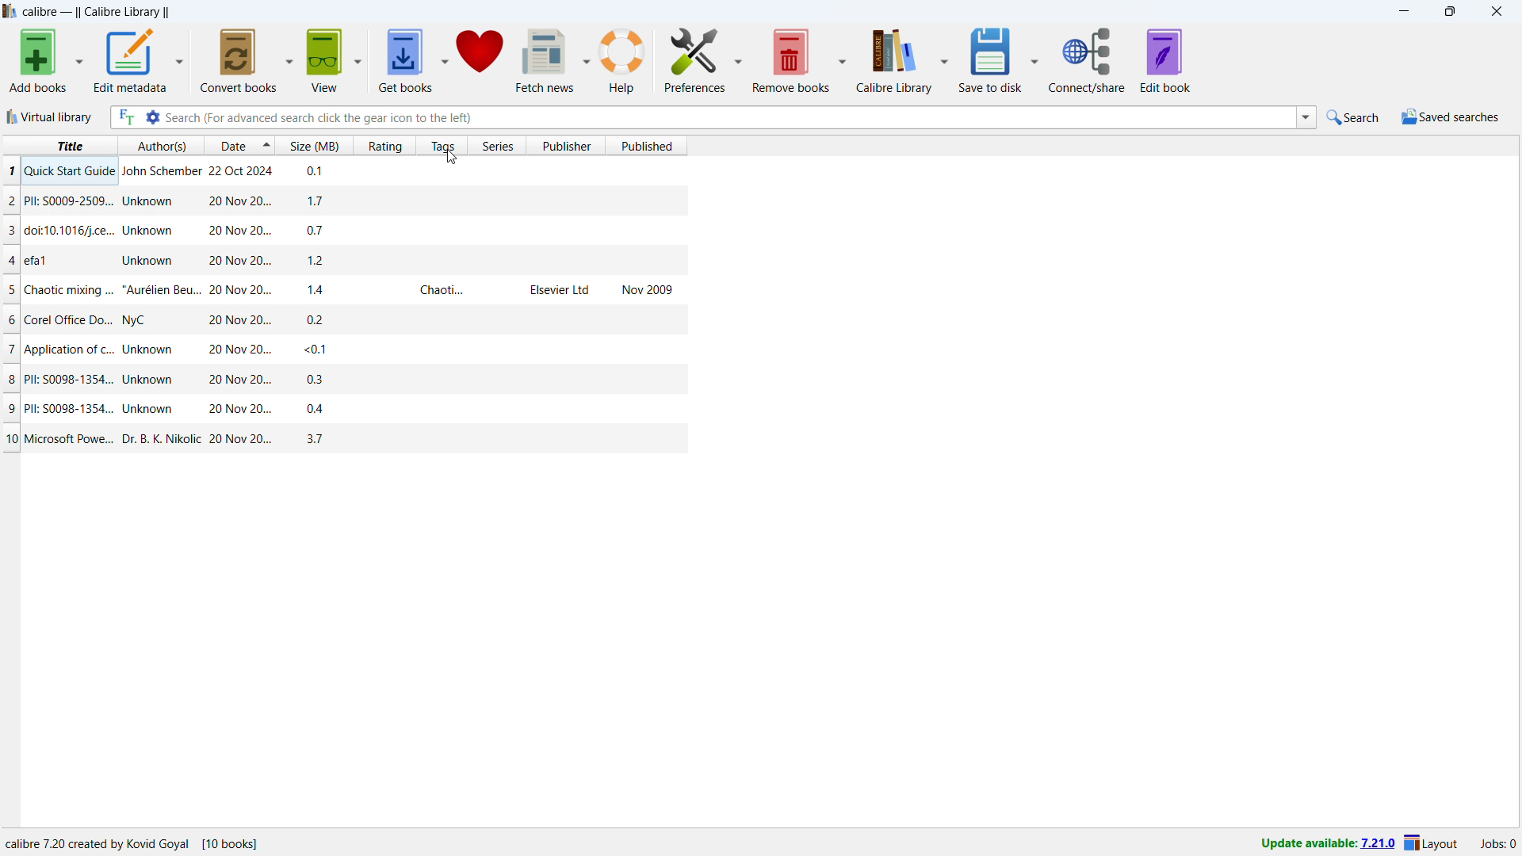 The height and width of the screenshot is (856, 1522). Describe the element at coordinates (1403, 10) in the screenshot. I see `minimize` at that location.